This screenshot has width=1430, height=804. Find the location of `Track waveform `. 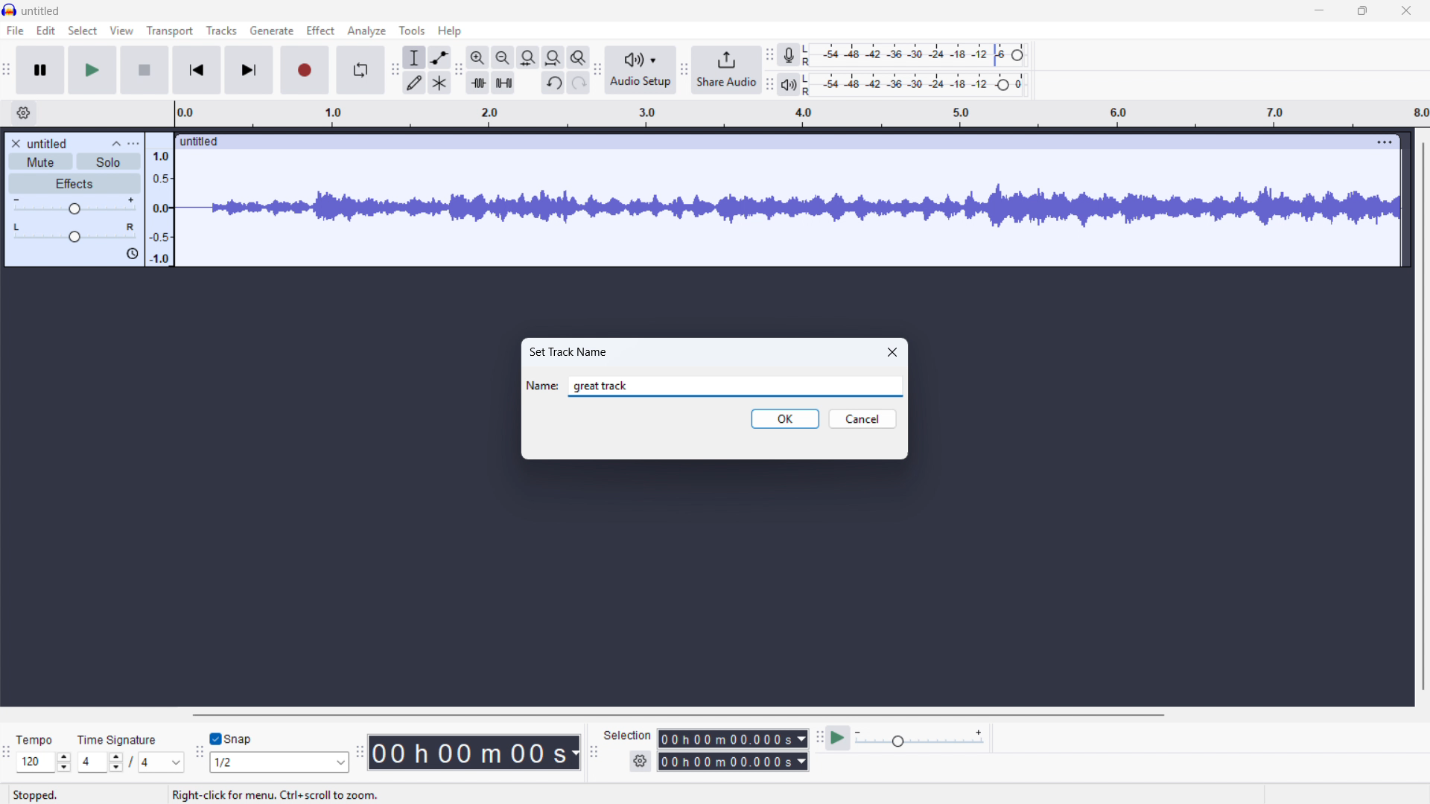

Track waveform  is located at coordinates (788, 202).